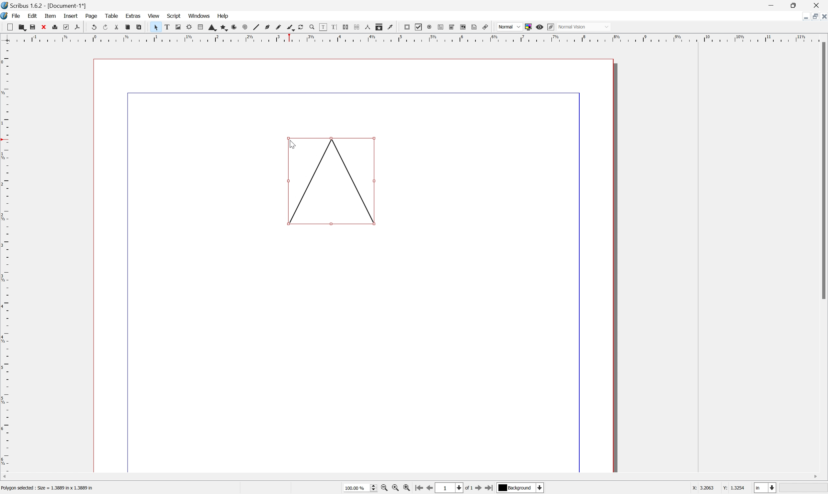  What do you see at coordinates (701, 488) in the screenshot?
I see `X: 3.2063` at bounding box center [701, 488].